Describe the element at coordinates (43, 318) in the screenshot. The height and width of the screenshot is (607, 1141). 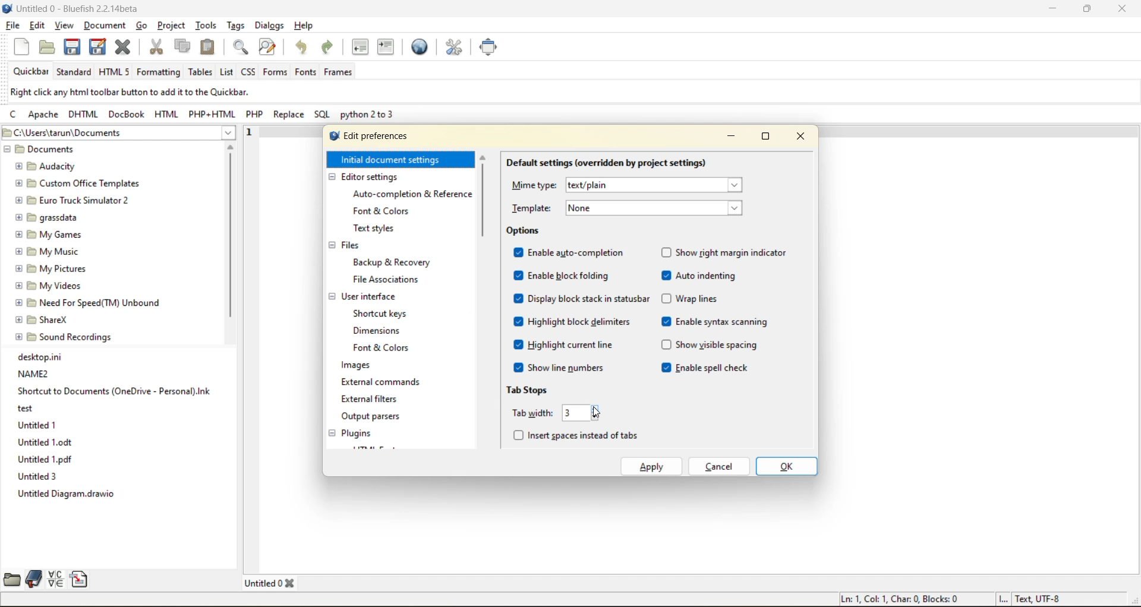
I see `® EB ShareX` at that location.